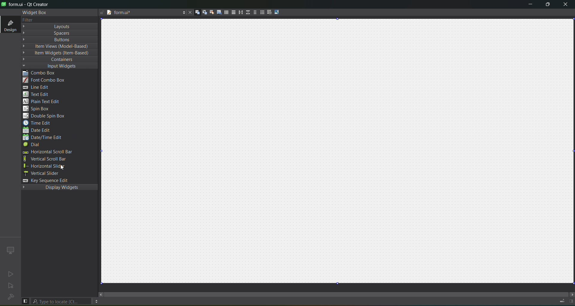 The image size is (575, 306). I want to click on move right, so click(101, 294).